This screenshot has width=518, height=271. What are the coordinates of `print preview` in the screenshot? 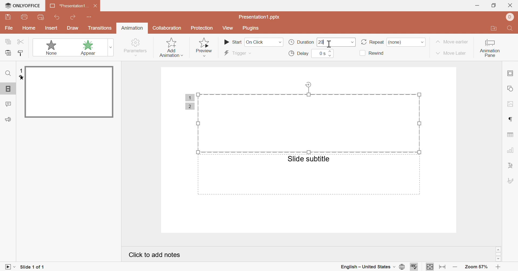 It's located at (42, 17).